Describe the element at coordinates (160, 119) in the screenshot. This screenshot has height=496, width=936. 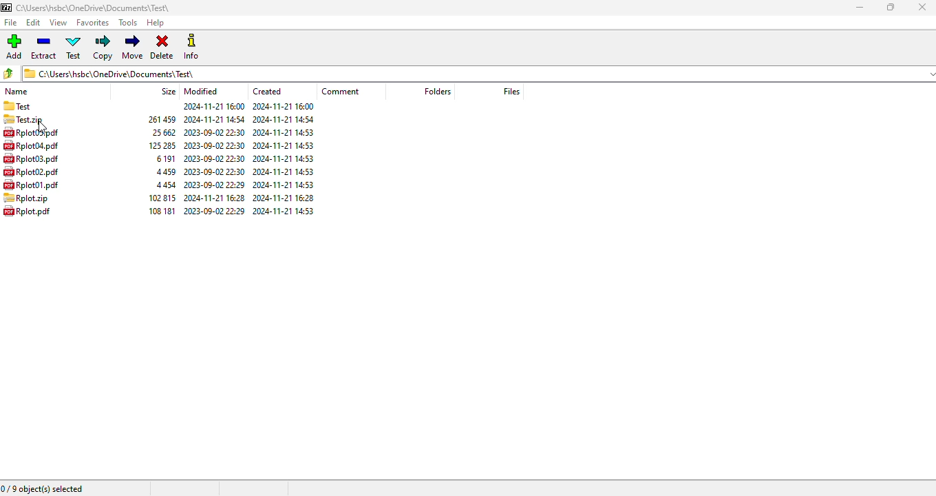
I see `size` at that location.